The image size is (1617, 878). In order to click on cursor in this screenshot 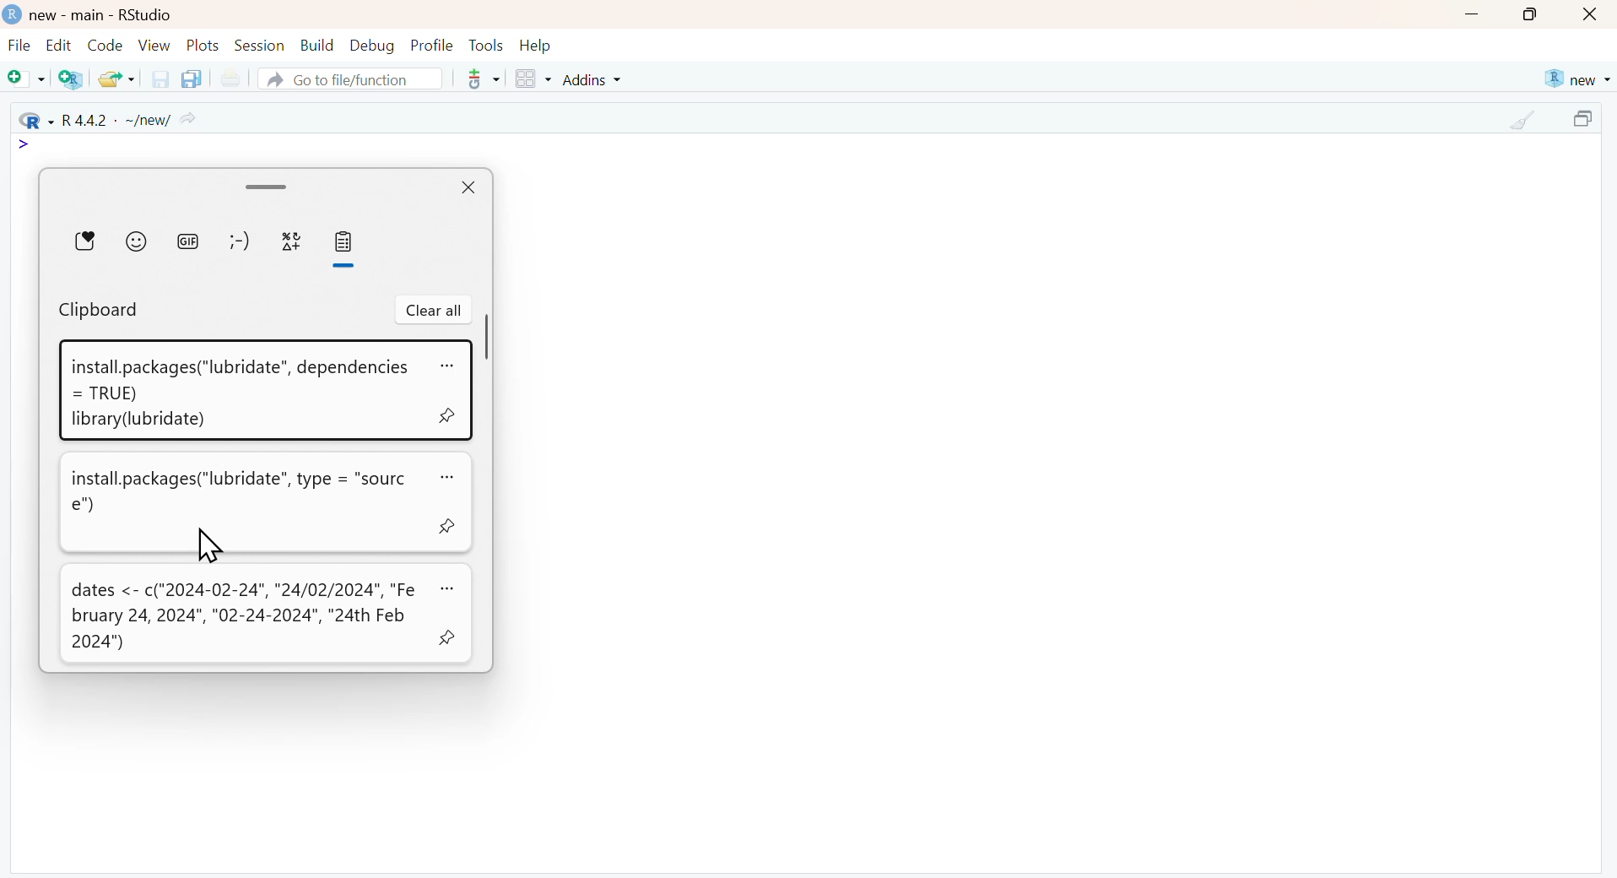, I will do `click(208, 545)`.